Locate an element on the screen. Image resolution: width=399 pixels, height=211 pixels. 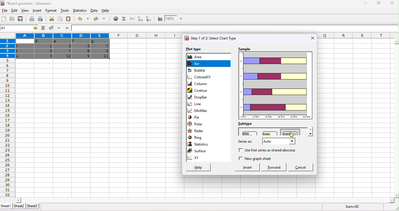
polar is located at coordinates (198, 124).